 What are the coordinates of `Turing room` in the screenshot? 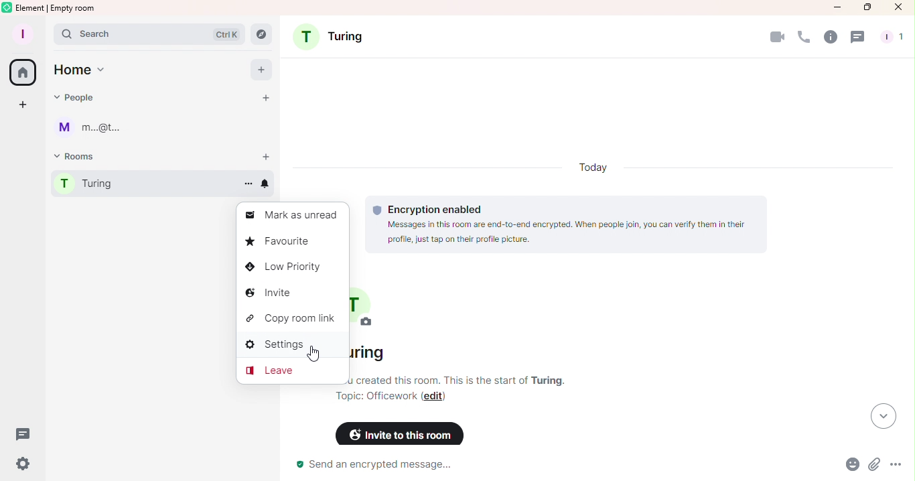 It's located at (364, 308).